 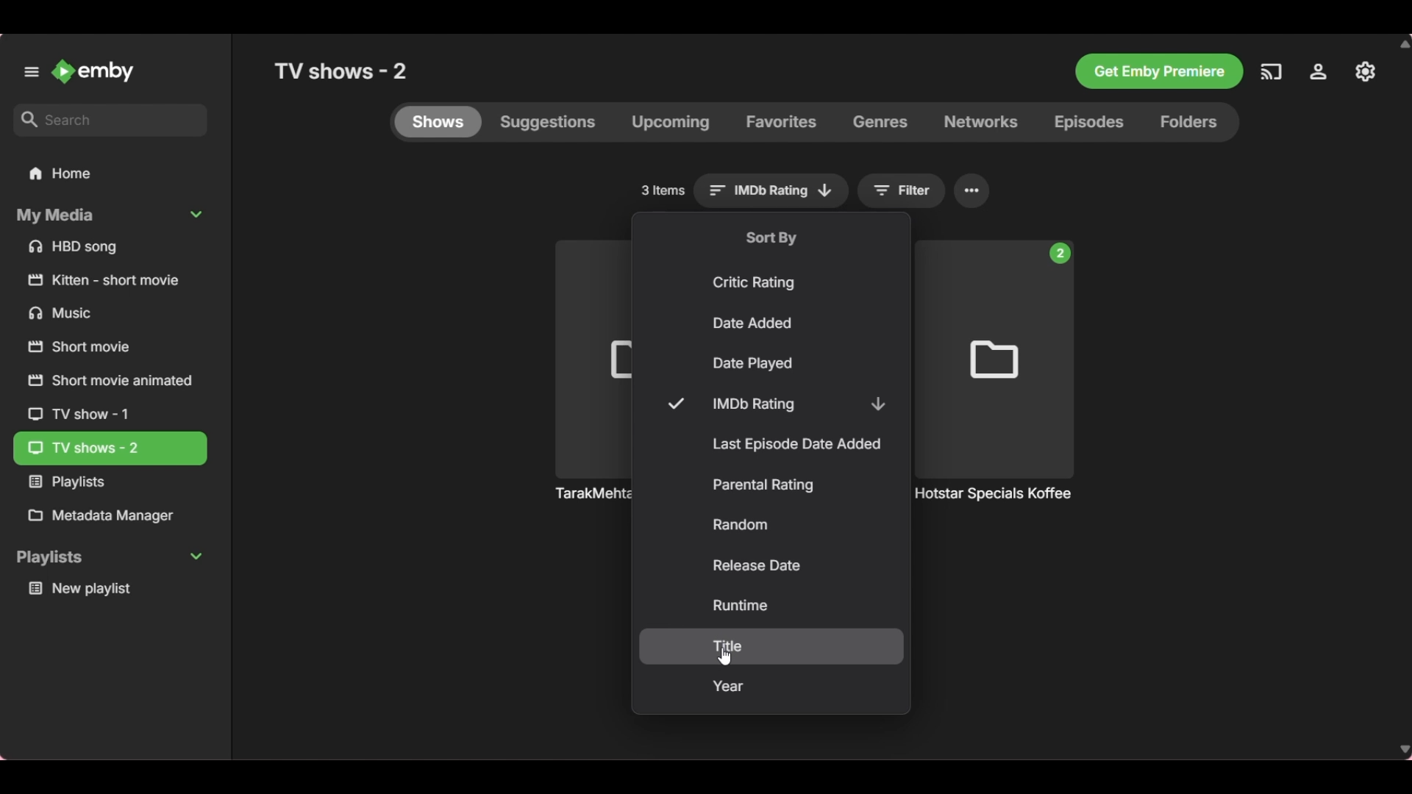 I want to click on Episodes, so click(x=1088, y=123).